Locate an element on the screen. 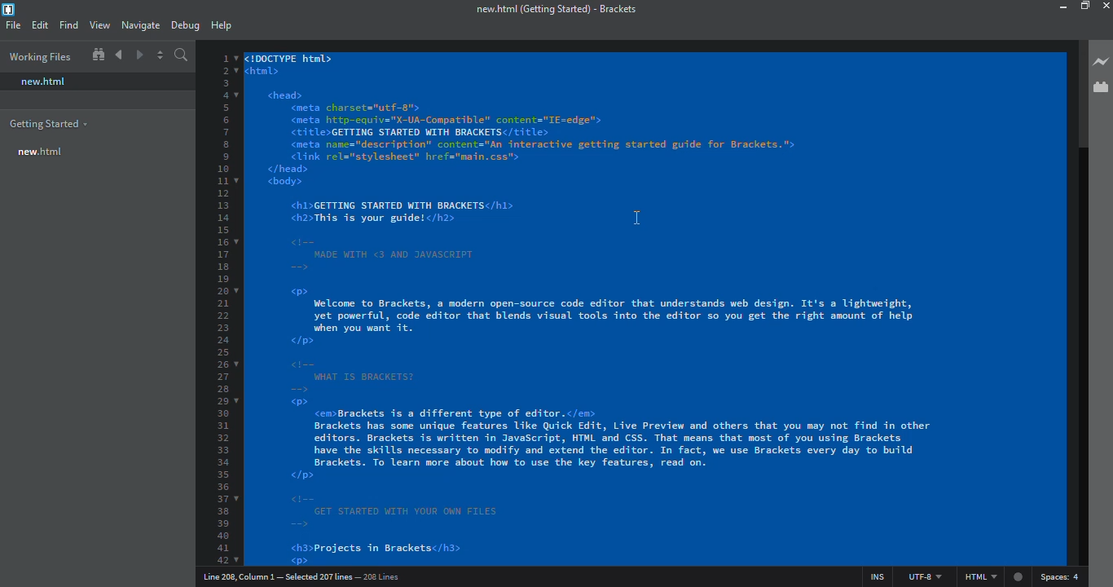 This screenshot has width=1113, height=587. search is located at coordinates (182, 56).